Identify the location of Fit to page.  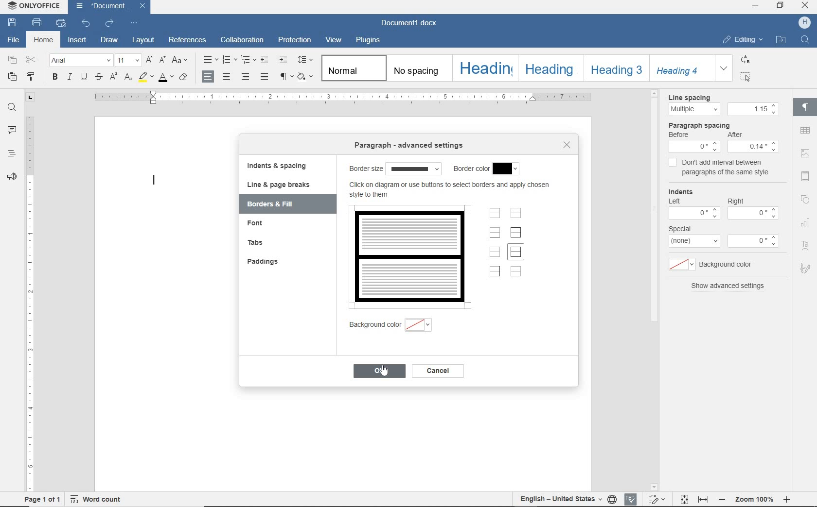
(684, 499).